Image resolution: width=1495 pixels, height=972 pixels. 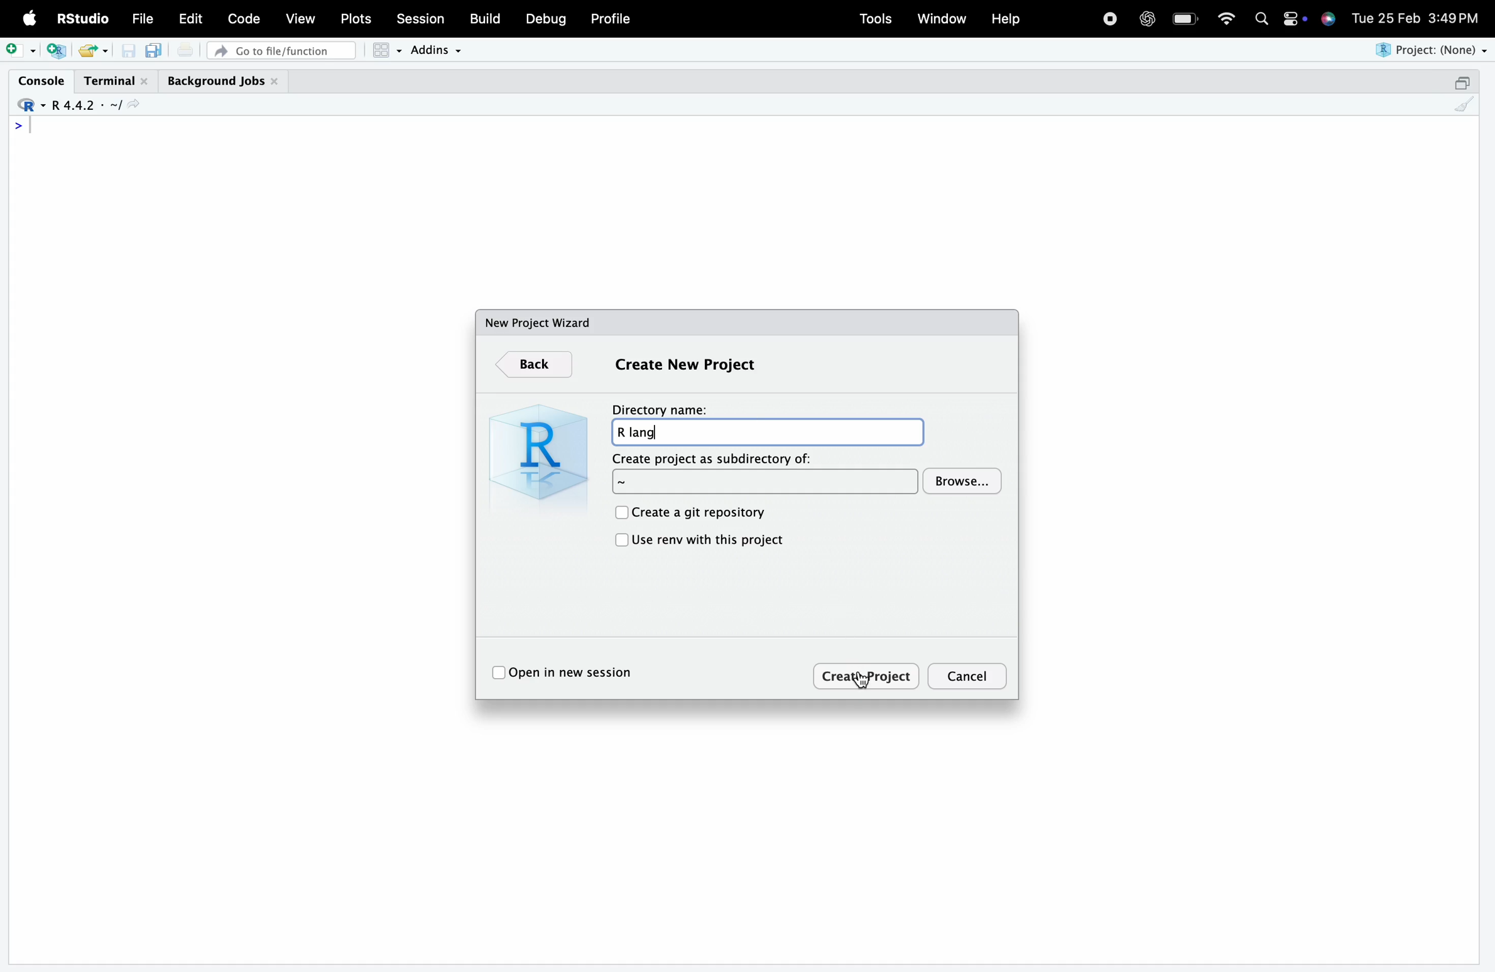 What do you see at coordinates (660, 409) in the screenshot?
I see `Directory name:` at bounding box center [660, 409].